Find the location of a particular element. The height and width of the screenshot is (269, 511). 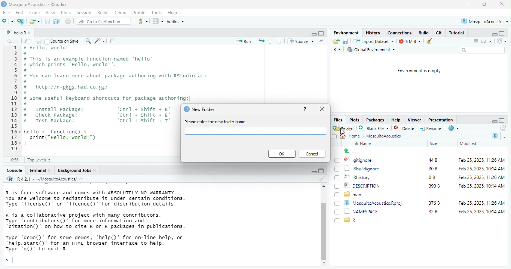

Feb 25,2025, 10:14 AM is located at coordinates (482, 213).